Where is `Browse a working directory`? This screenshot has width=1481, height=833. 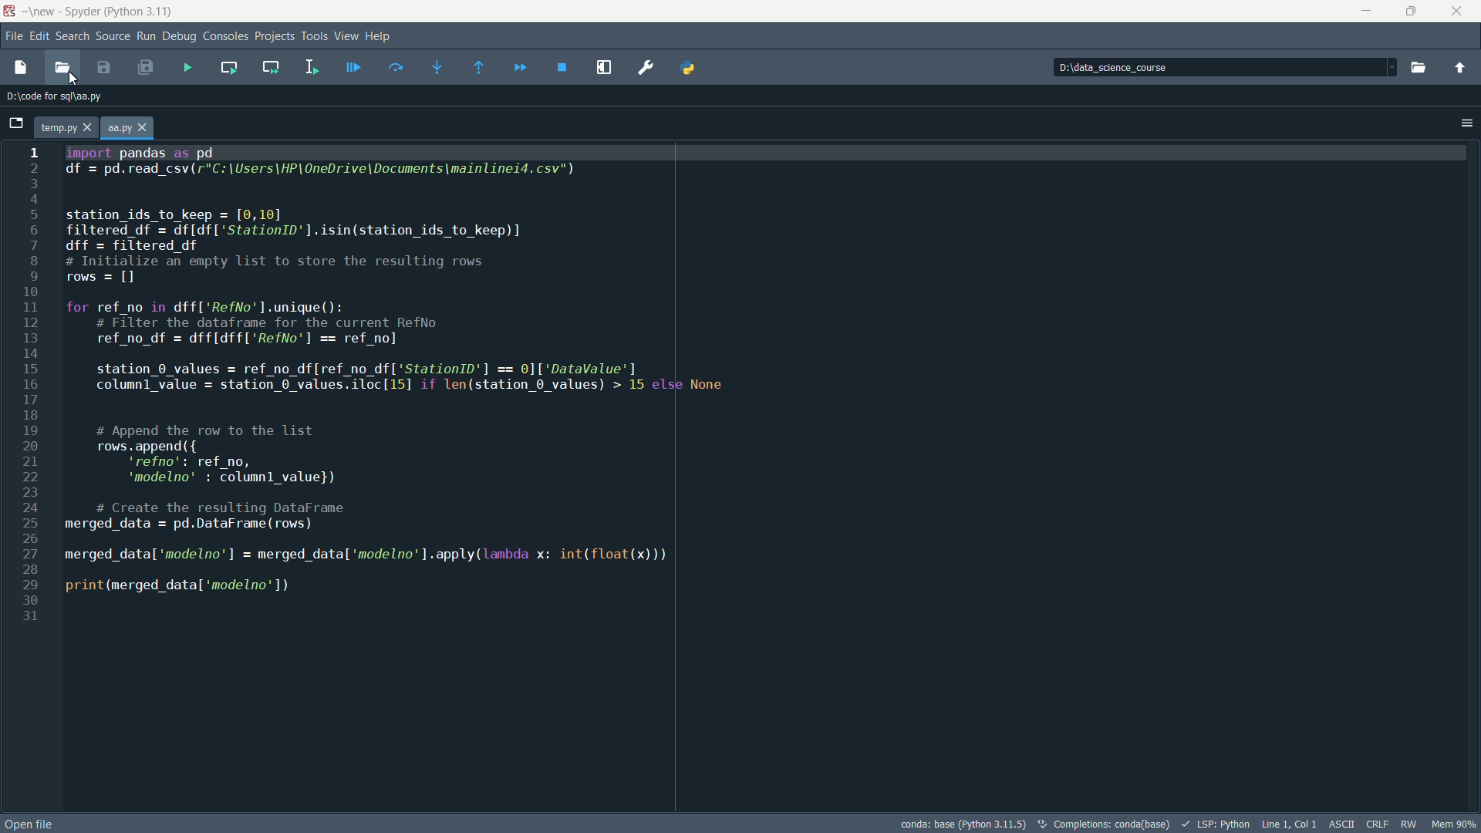
Browse a working directory is located at coordinates (1421, 66).